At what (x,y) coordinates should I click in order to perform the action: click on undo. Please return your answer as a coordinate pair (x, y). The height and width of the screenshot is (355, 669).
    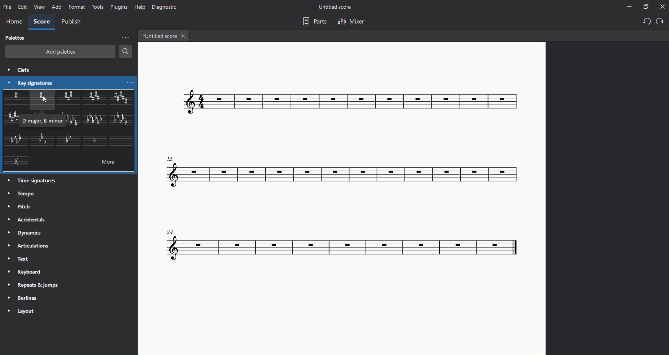
    Looking at the image, I should click on (645, 22).